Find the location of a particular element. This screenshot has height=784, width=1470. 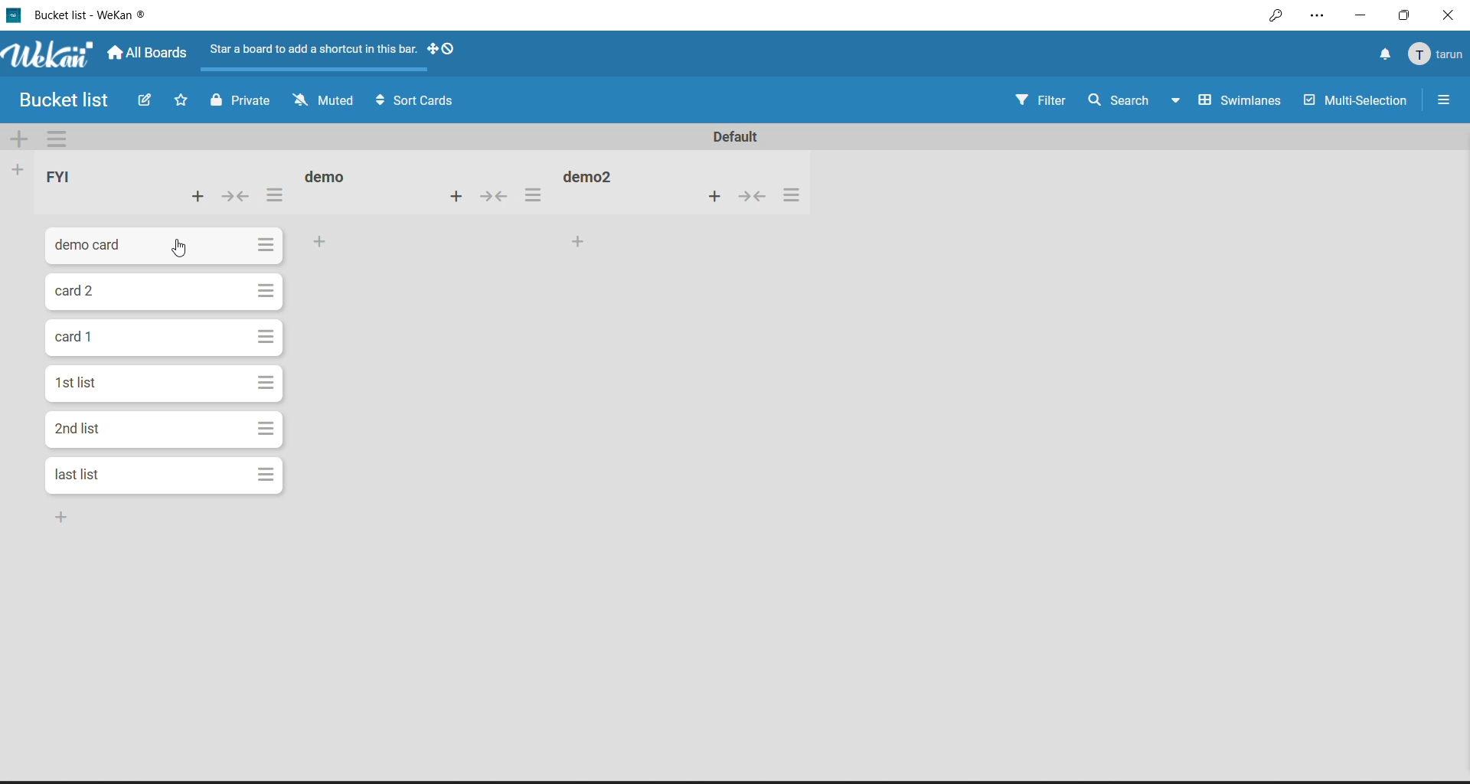

settings and more is located at coordinates (1317, 17).